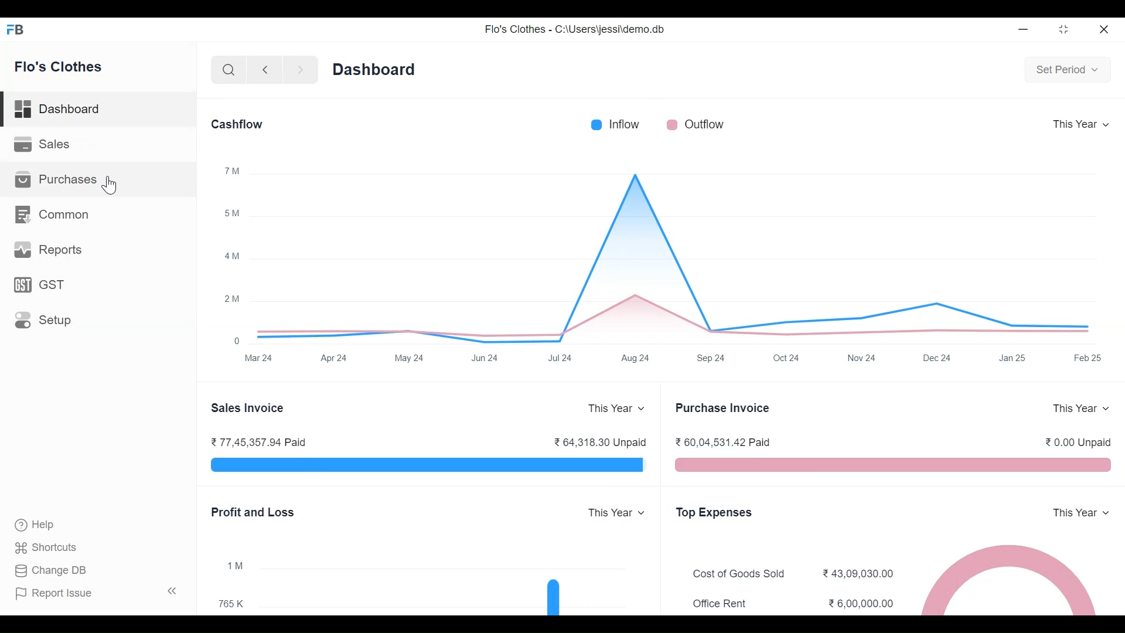 This screenshot has width=1125, height=633. Describe the element at coordinates (52, 570) in the screenshot. I see `Change DB` at that location.